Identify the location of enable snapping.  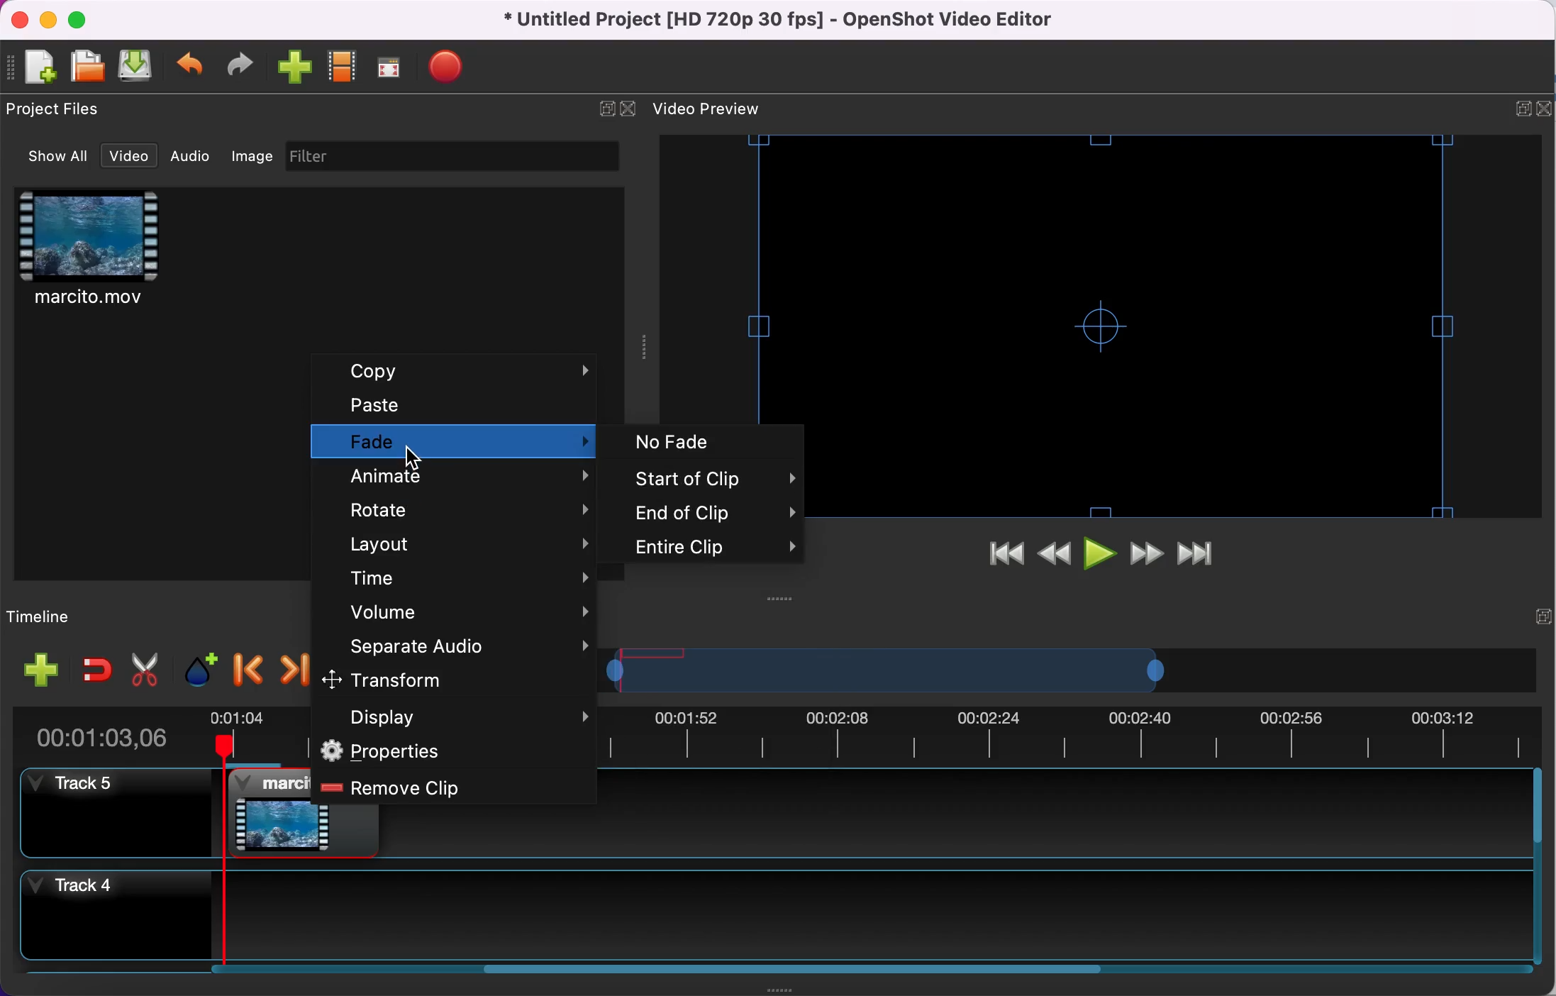
(91, 668).